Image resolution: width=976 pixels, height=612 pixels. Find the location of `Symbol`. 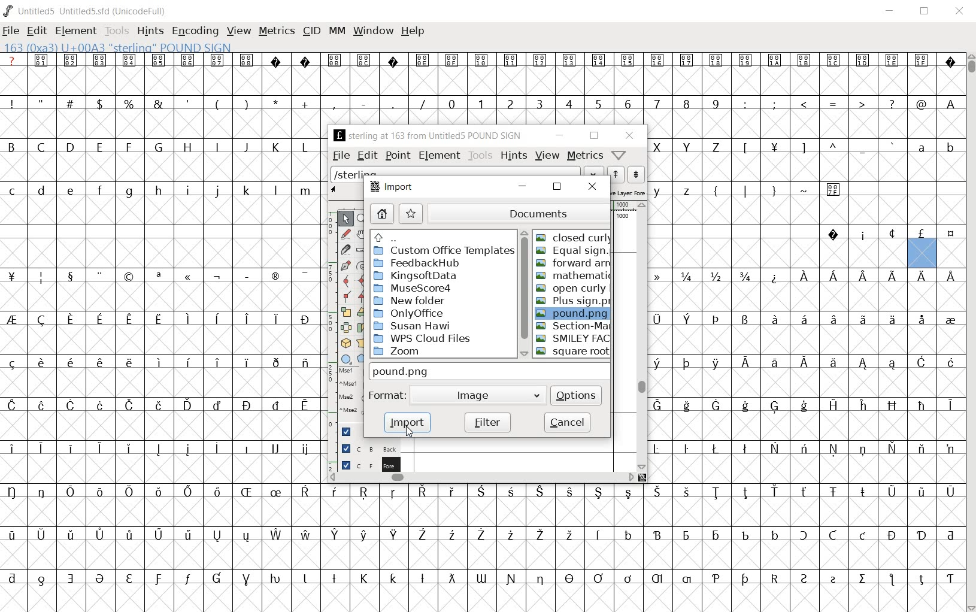

Symbol is located at coordinates (98, 362).